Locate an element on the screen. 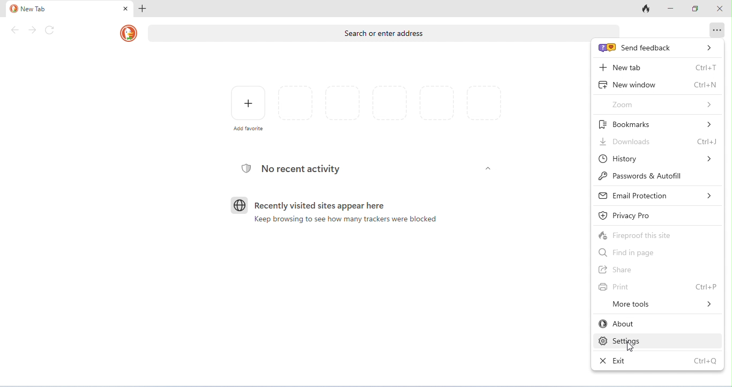  zoom is located at coordinates (657, 105).